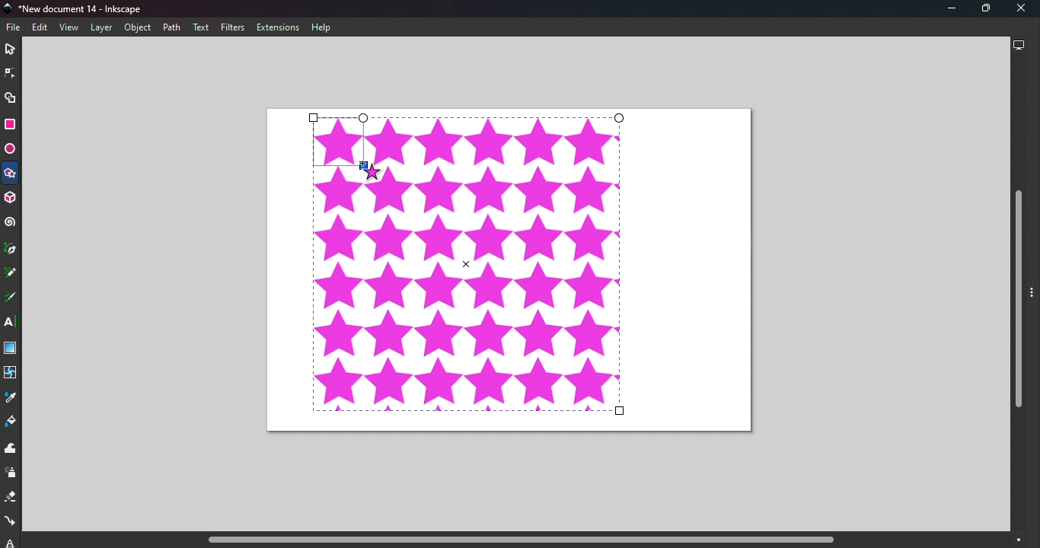 This screenshot has height=548, width=1040. Describe the element at coordinates (11, 274) in the screenshot. I see `Pencil tool` at that location.